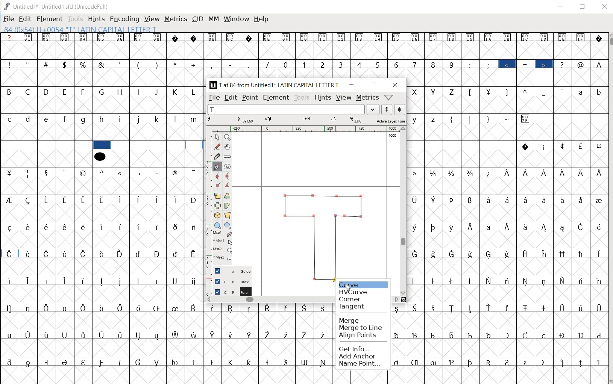  Describe the element at coordinates (121, 281) in the screenshot. I see `Symbol` at that location.